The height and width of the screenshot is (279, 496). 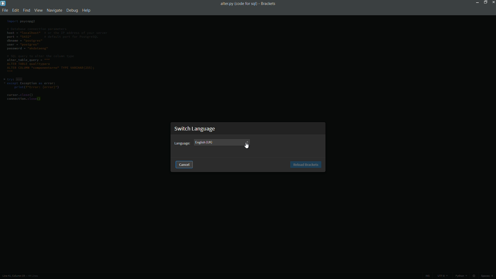 What do you see at coordinates (38, 10) in the screenshot?
I see `view menu` at bounding box center [38, 10].